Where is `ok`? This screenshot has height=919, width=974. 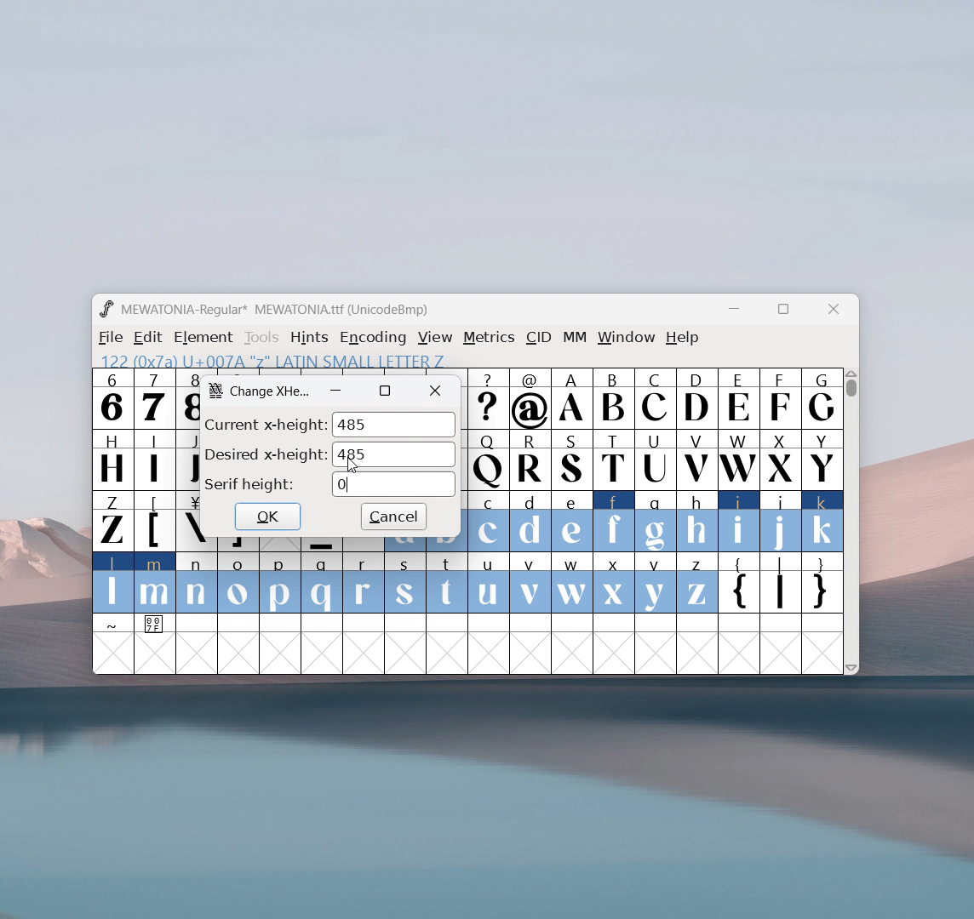 ok is located at coordinates (267, 516).